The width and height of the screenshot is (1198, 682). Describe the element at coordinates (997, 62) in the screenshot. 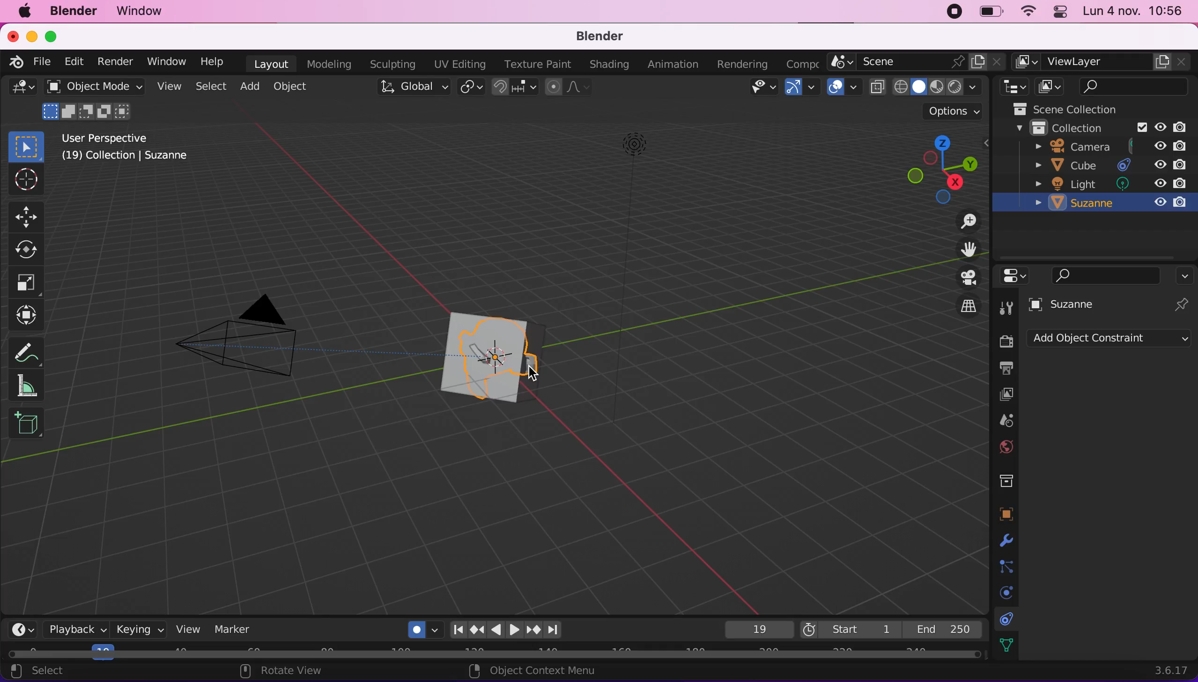

I see `close` at that location.